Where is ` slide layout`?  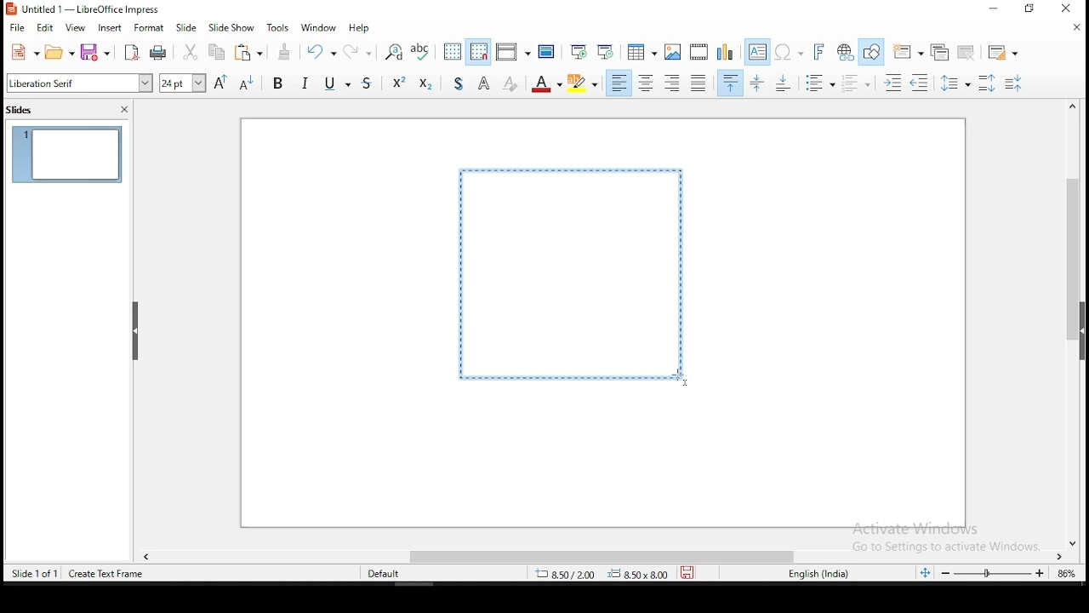
 slide layout is located at coordinates (1004, 51).